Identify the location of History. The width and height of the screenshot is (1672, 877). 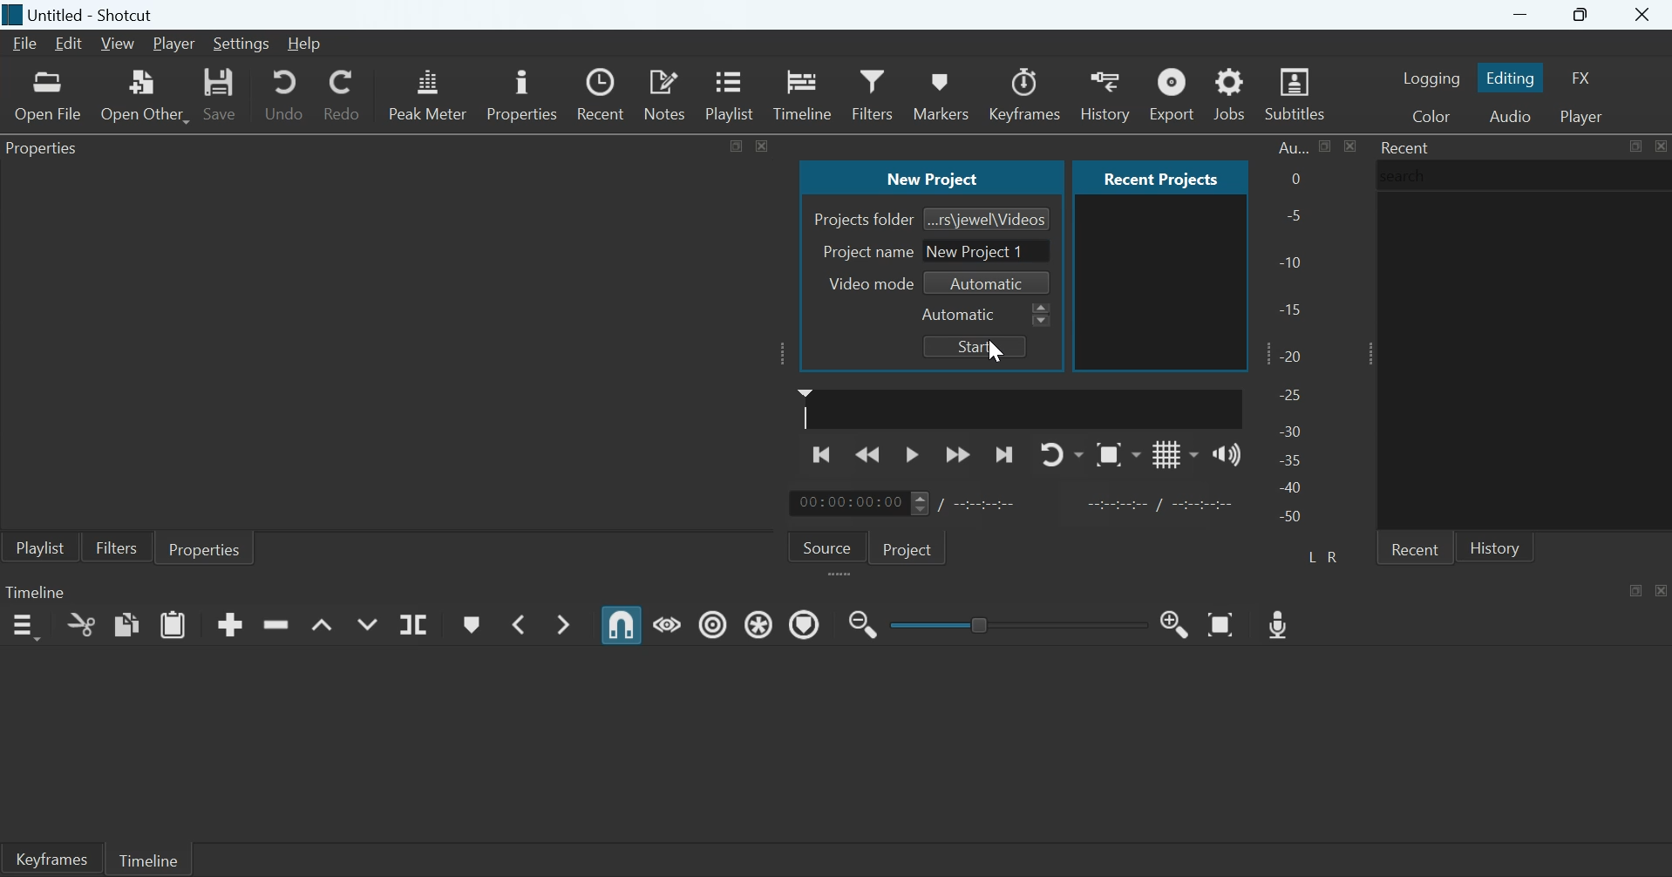
(1495, 547).